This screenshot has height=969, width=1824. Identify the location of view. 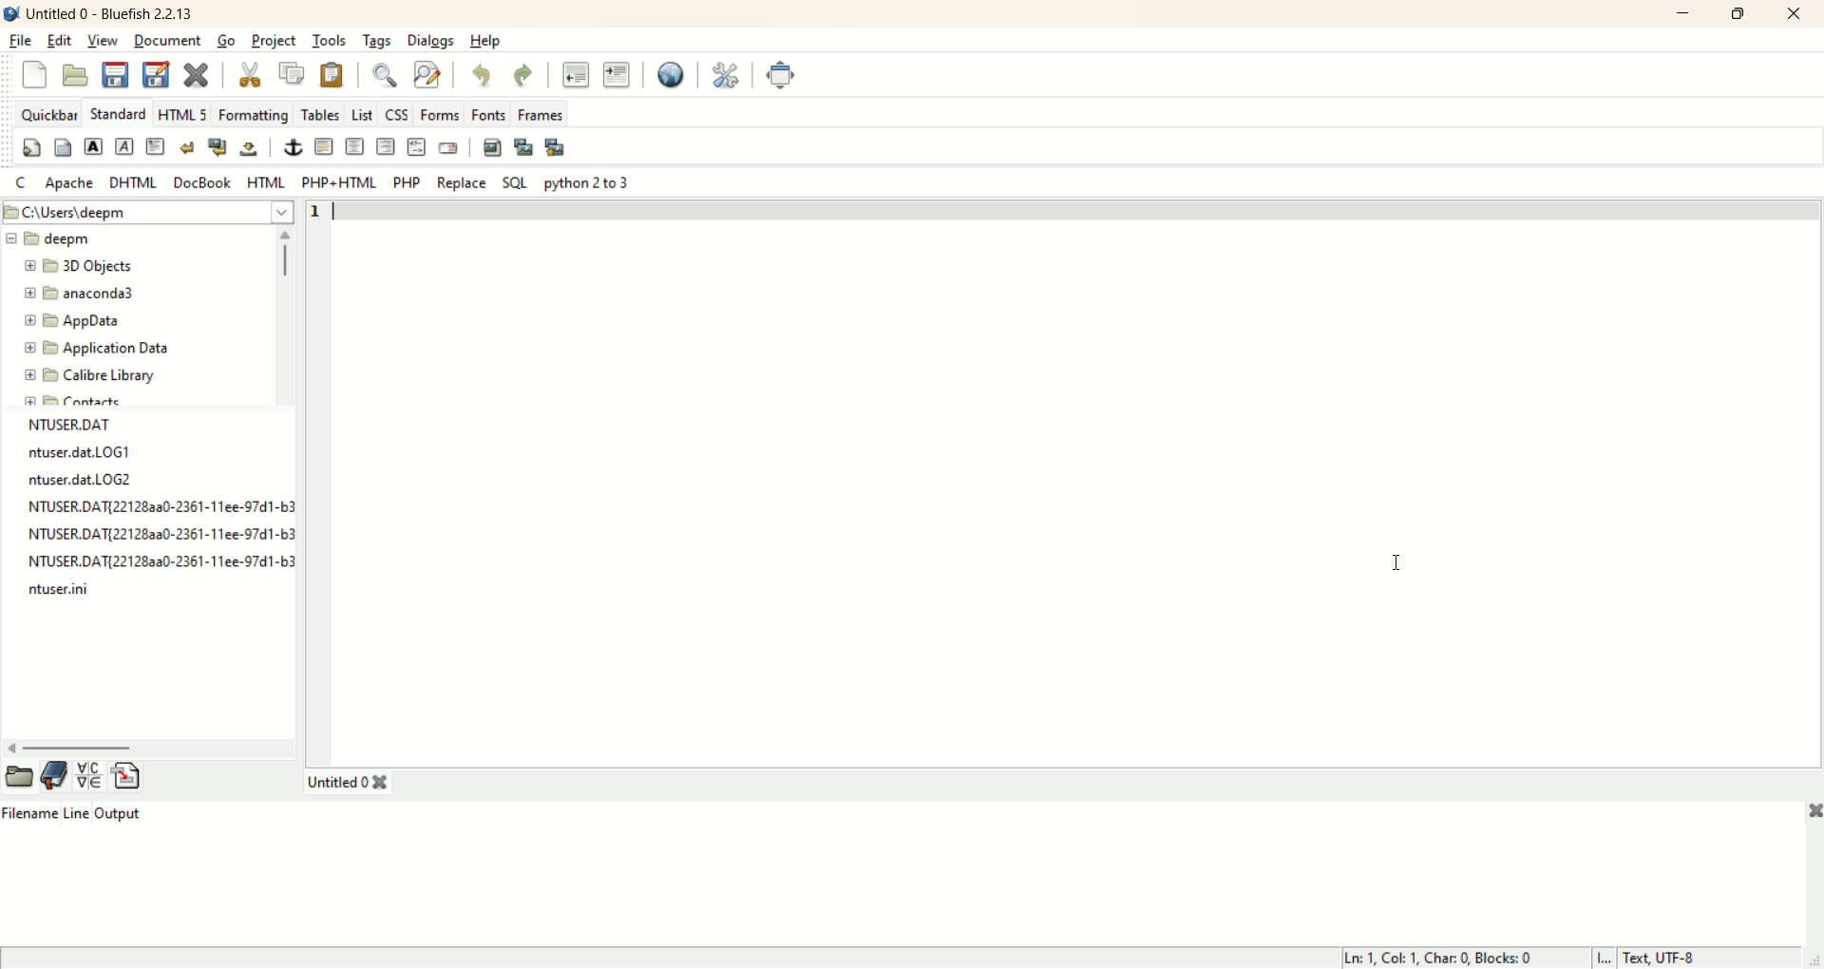
(104, 39).